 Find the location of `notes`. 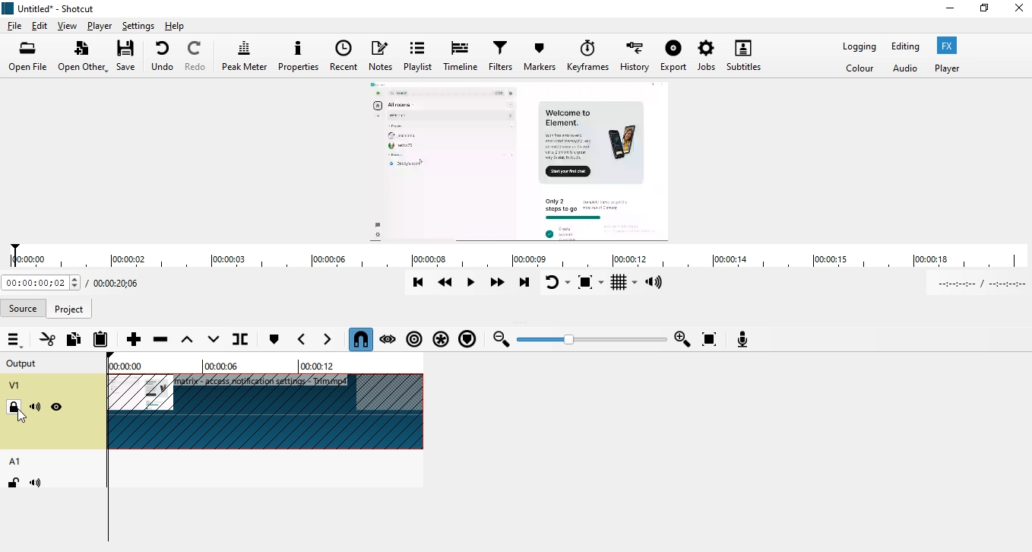

notes is located at coordinates (384, 55).